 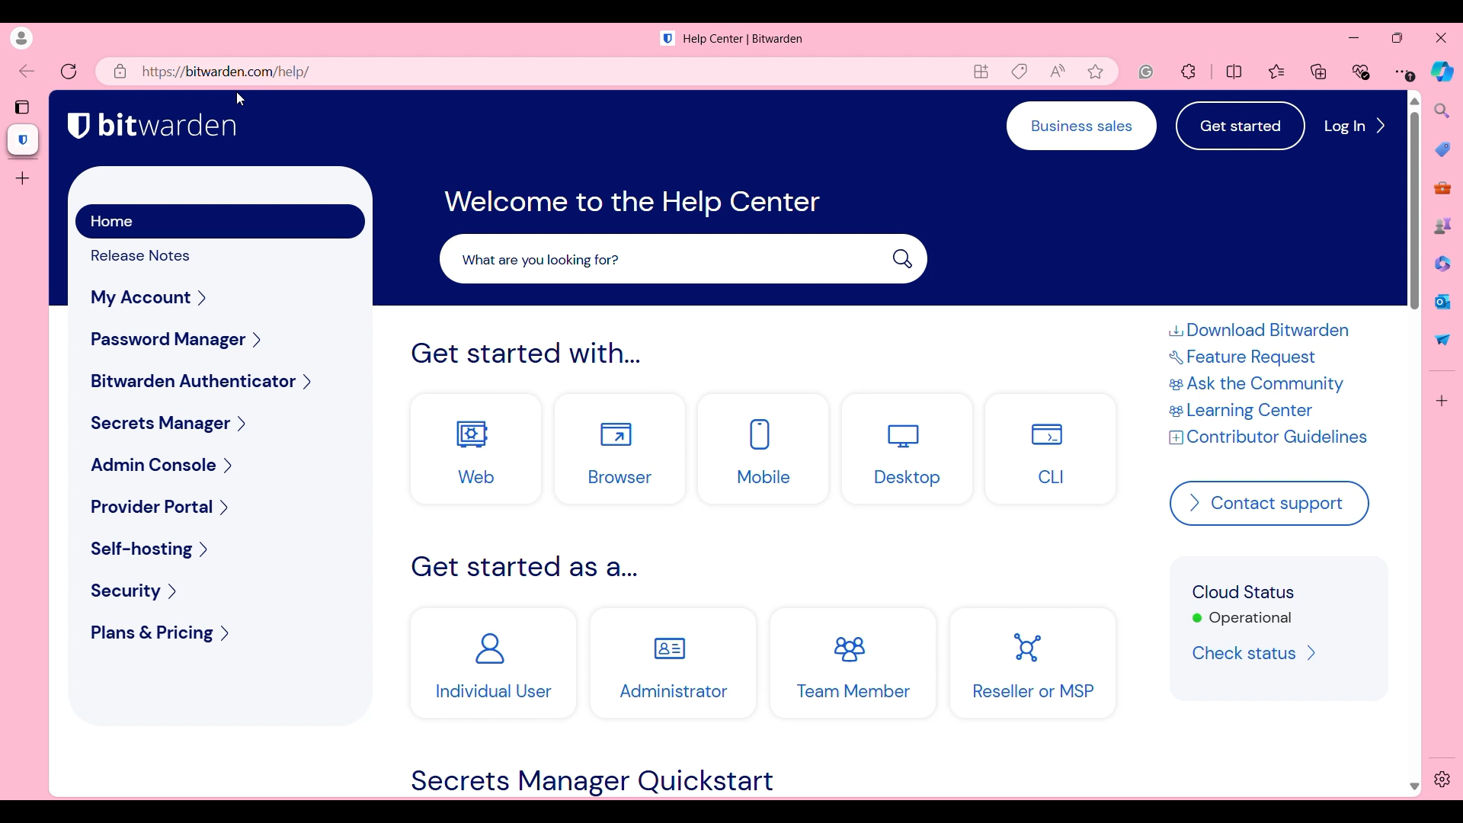 I want to click on Shopping with app, so click(x=1020, y=72).